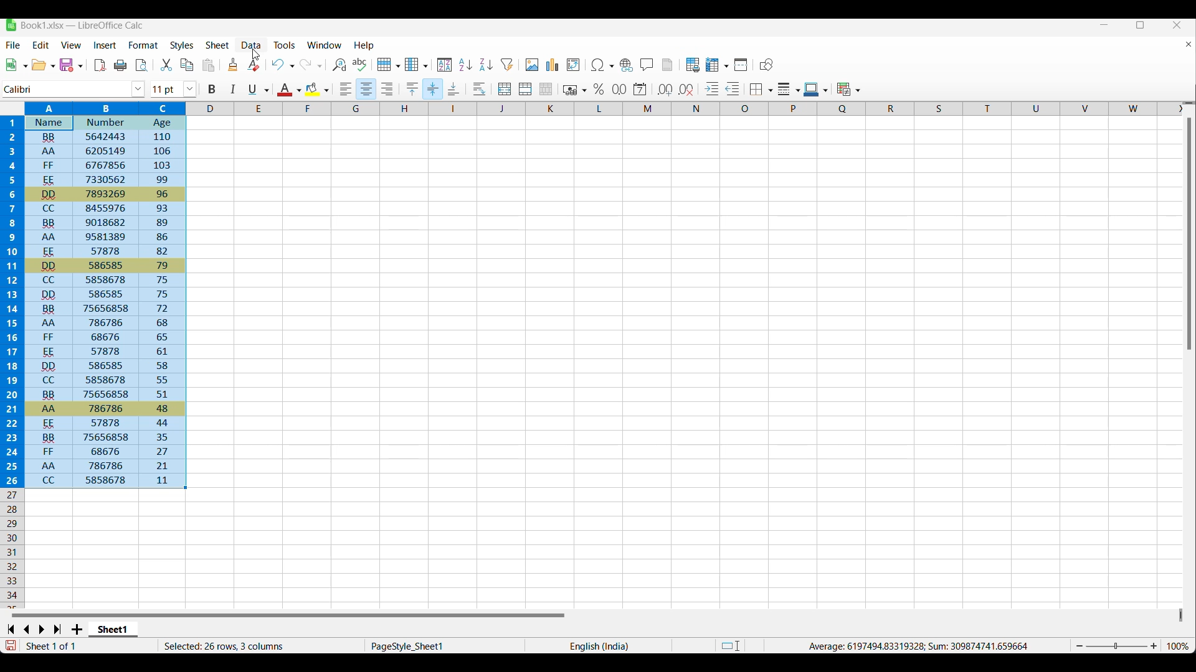  What do you see at coordinates (848, 89) in the screenshot?
I see `Conditional formating options` at bounding box center [848, 89].